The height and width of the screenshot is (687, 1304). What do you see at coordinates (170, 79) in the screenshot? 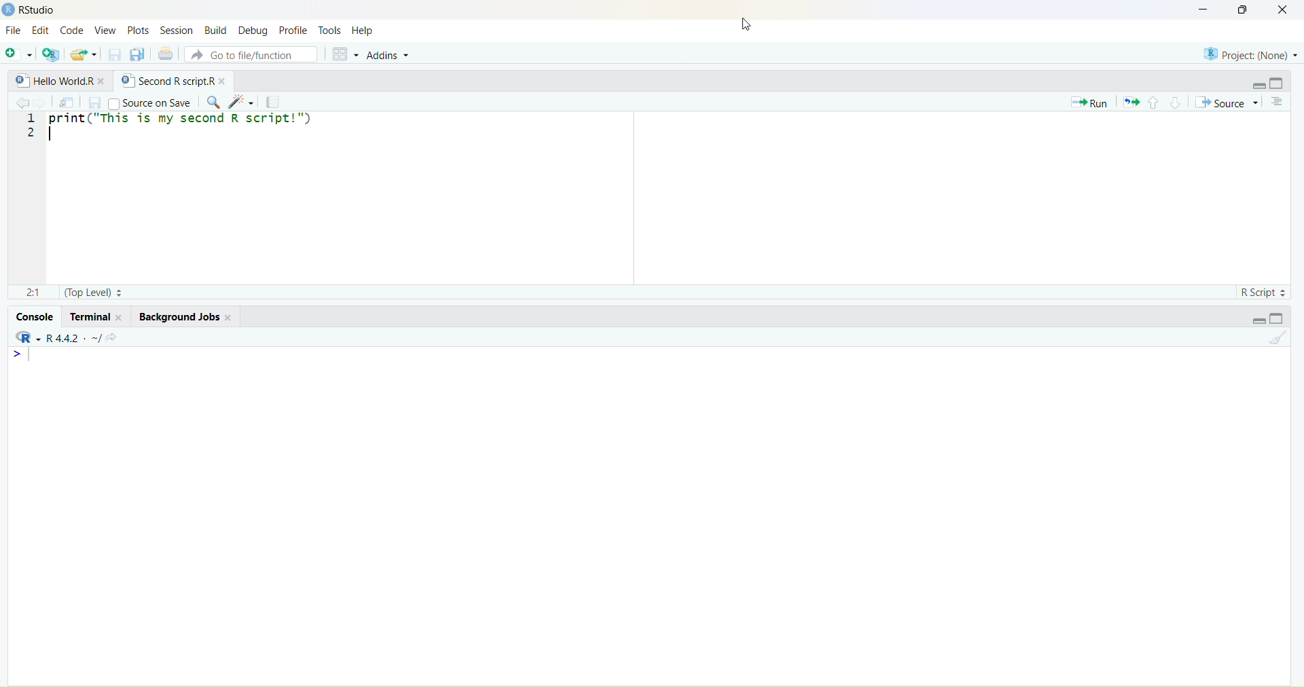
I see `Second R Script.R` at bounding box center [170, 79].